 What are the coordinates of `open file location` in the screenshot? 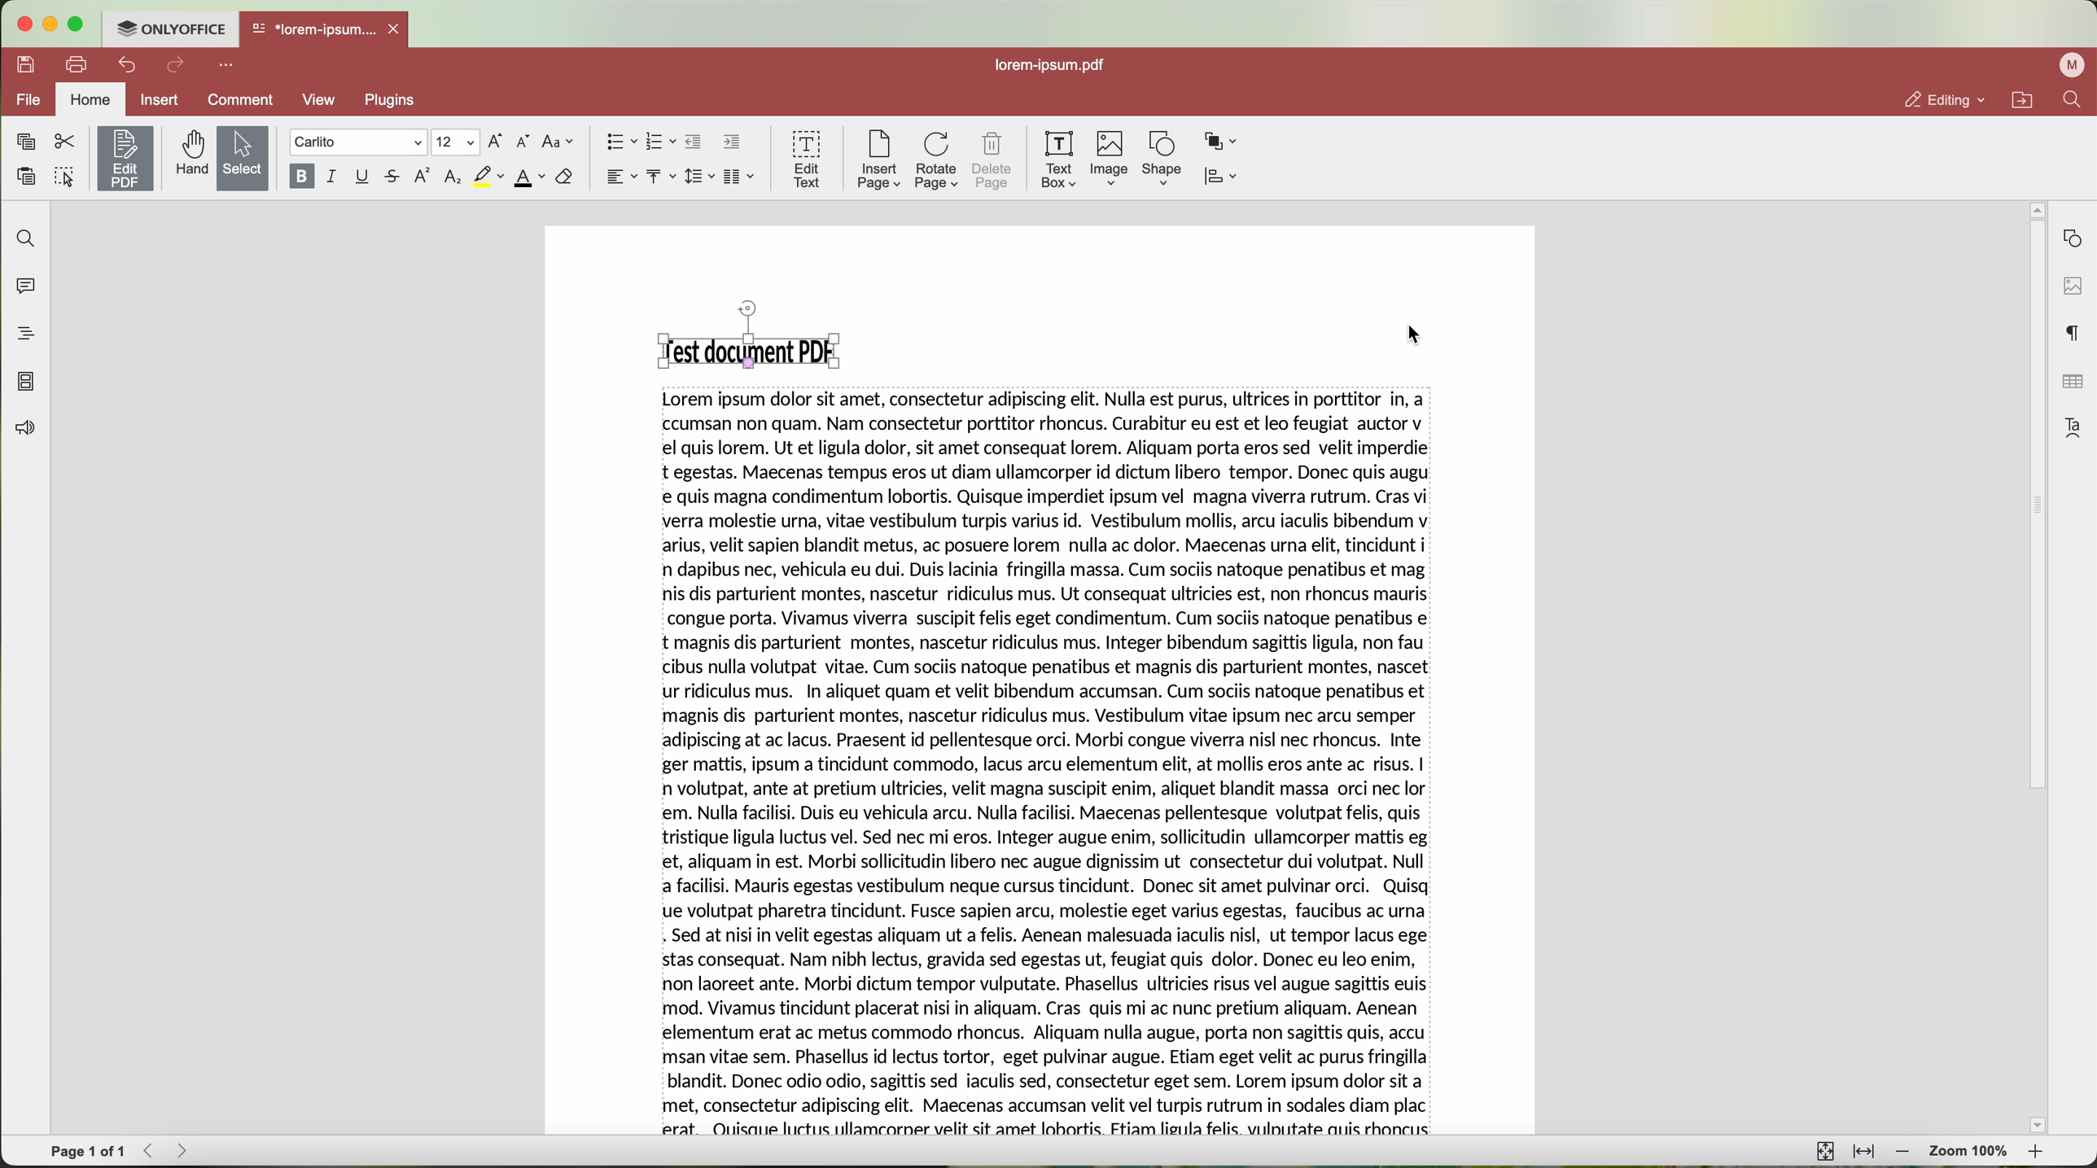 It's located at (2021, 99).